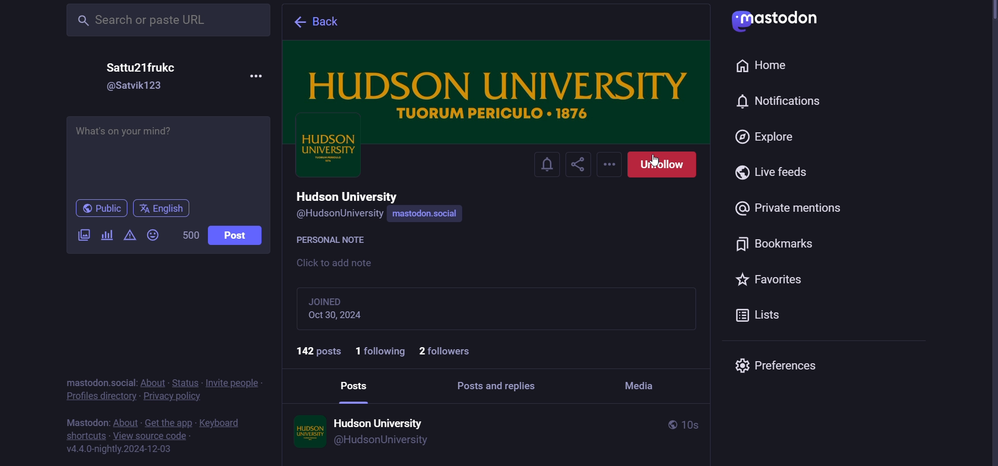  I want to click on What's on your mind?, so click(168, 157).